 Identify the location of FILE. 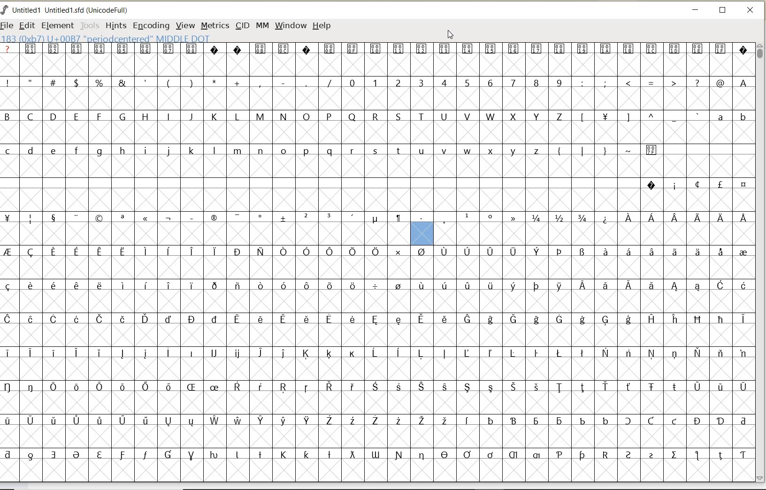
(8, 25).